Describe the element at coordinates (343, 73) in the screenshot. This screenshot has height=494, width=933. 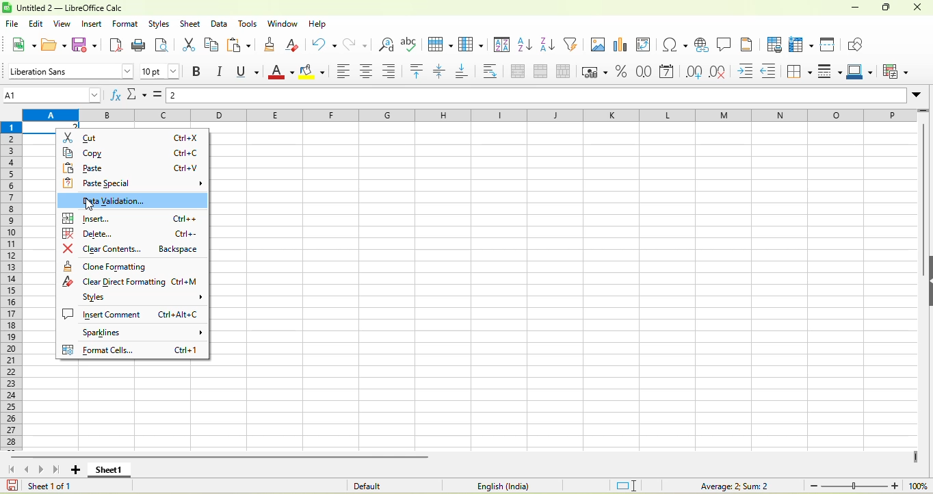
I see `align left` at that location.